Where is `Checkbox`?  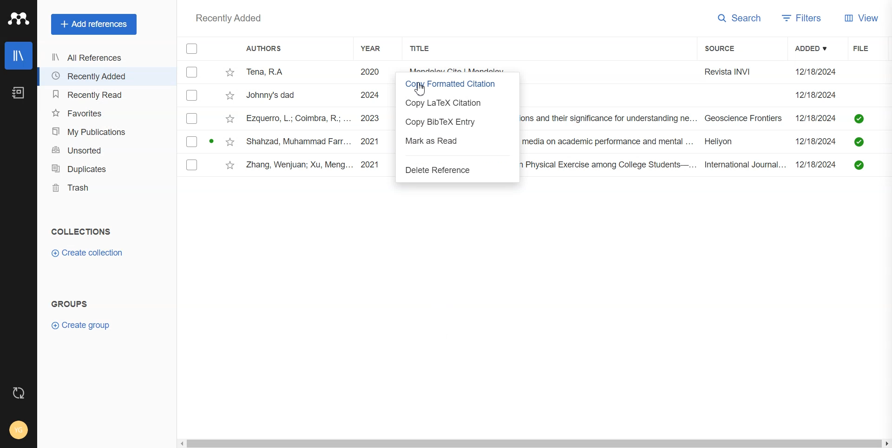
Checkbox is located at coordinates (192, 48).